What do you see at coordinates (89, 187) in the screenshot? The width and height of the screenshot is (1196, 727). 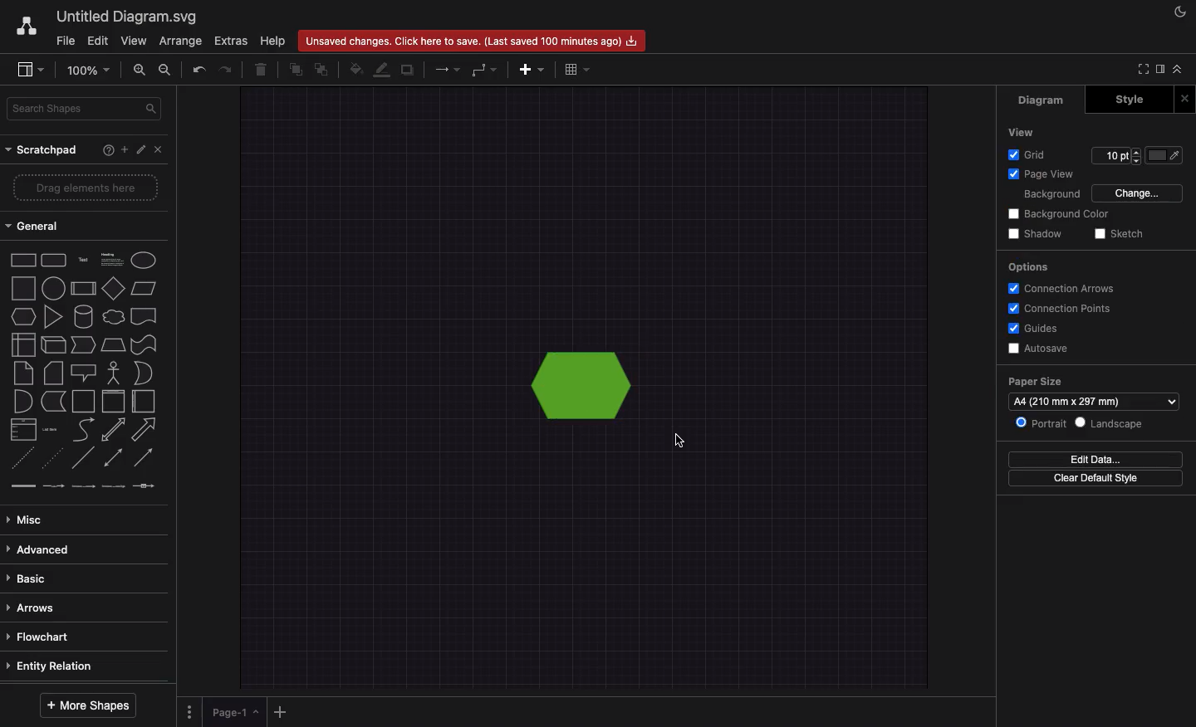 I see `Drag elements here` at bounding box center [89, 187].